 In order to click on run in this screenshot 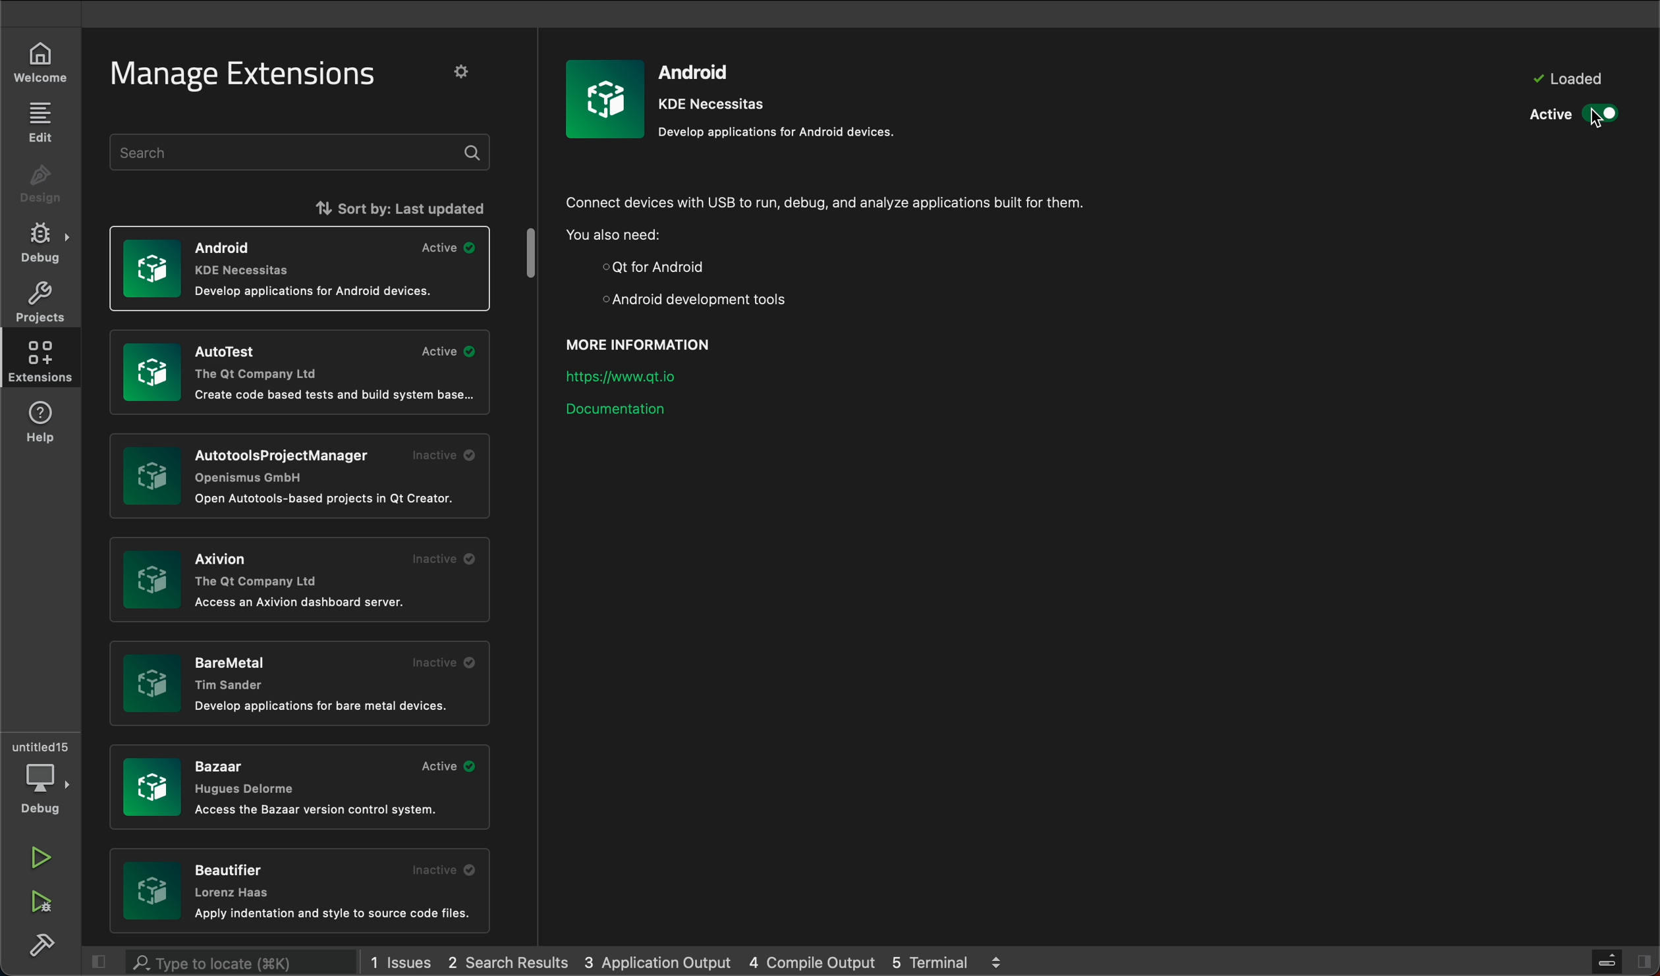, I will do `click(41, 859)`.